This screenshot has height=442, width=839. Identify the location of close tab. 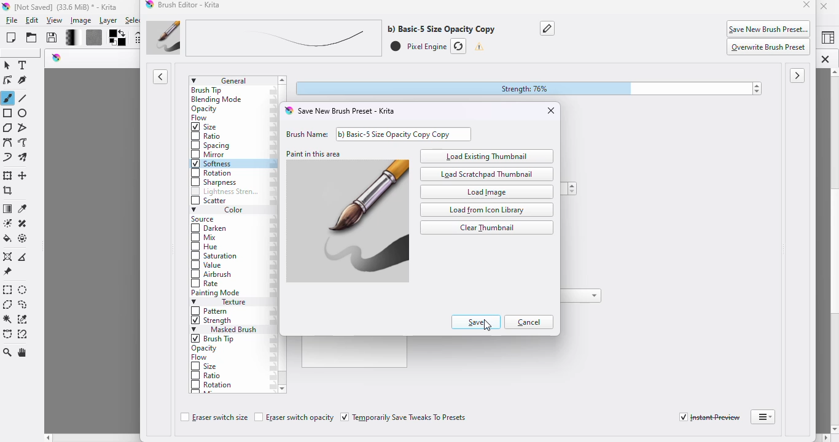
(825, 59).